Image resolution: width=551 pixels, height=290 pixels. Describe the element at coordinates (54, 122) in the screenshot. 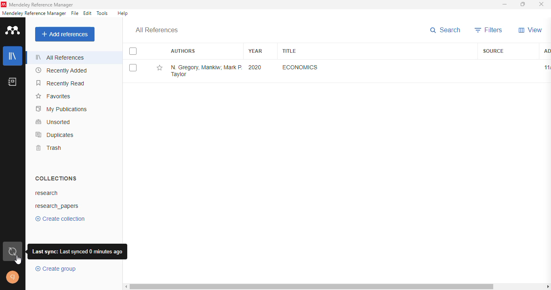

I see `unsorted` at that location.